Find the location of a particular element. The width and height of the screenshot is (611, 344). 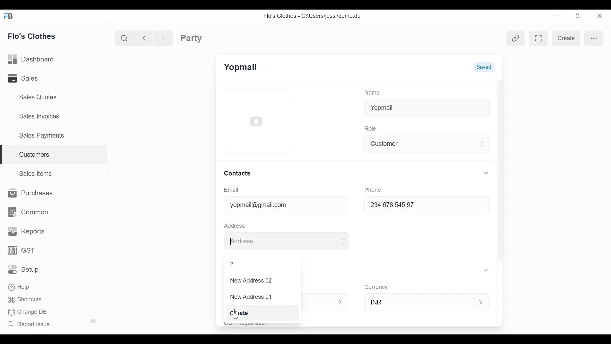

Contacts is located at coordinates (240, 174).